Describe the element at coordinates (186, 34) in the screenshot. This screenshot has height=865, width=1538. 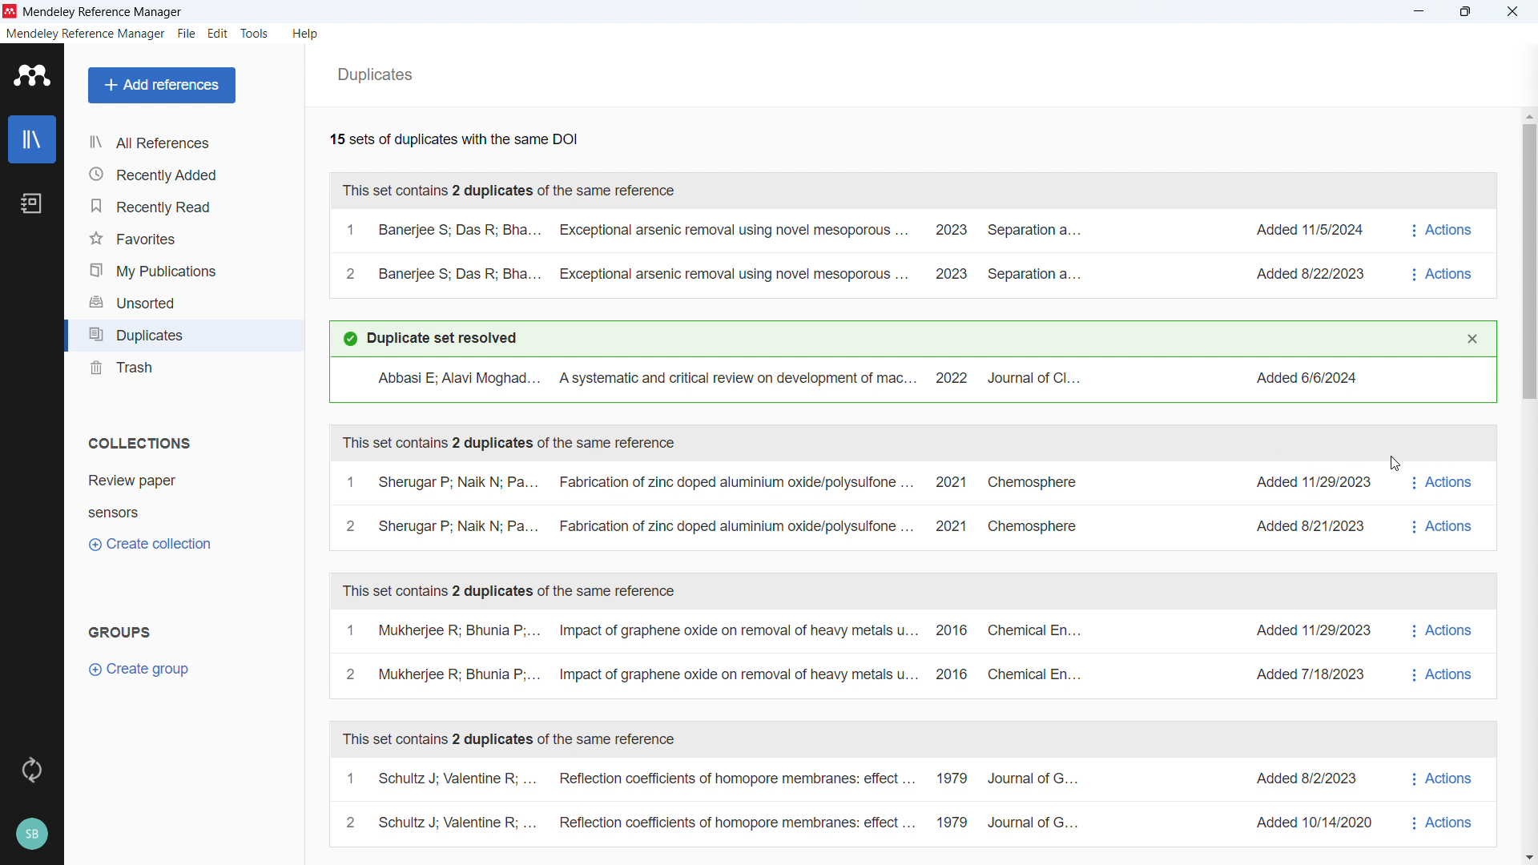
I see `file` at that location.